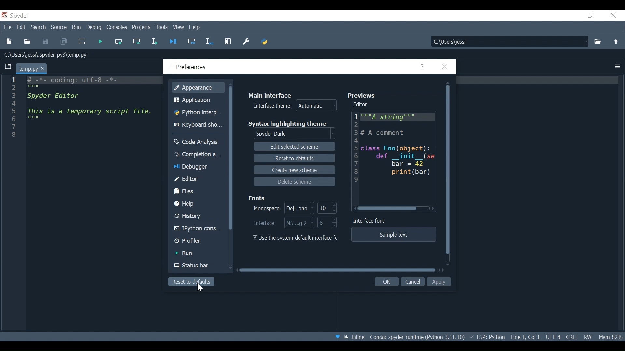  What do you see at coordinates (386, 281) in the screenshot?
I see `OK` at bounding box center [386, 281].